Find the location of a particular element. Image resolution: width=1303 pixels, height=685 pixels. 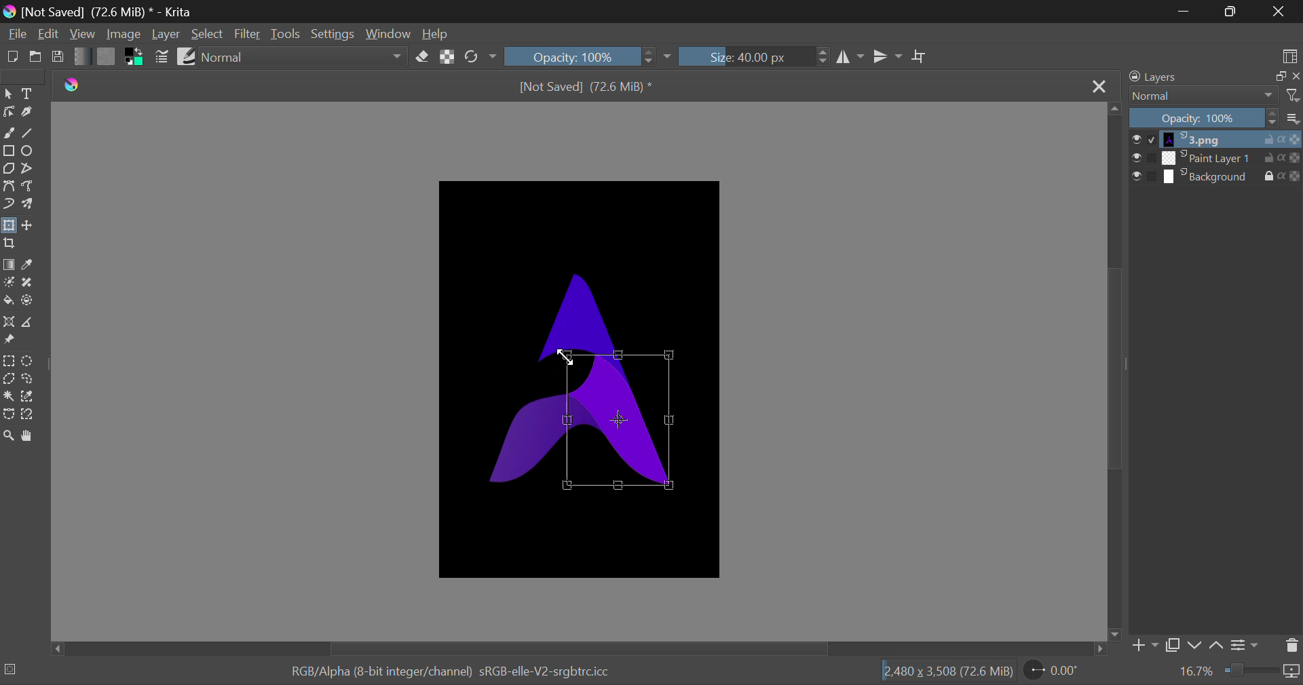

Zoom is located at coordinates (8, 433).